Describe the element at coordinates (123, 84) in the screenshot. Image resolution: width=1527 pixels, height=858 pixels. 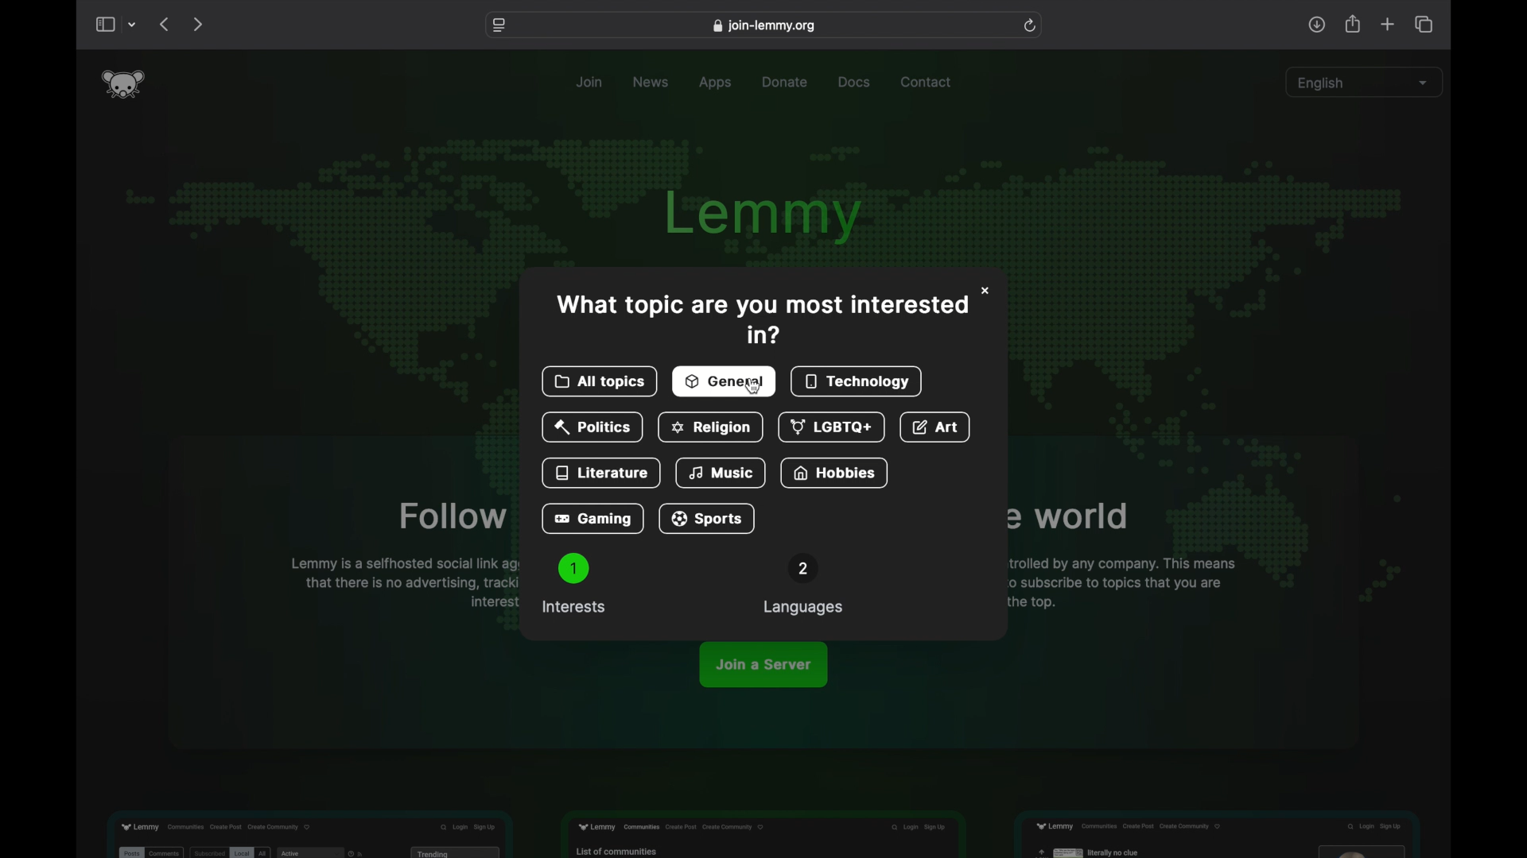
I see `lemmy` at that location.